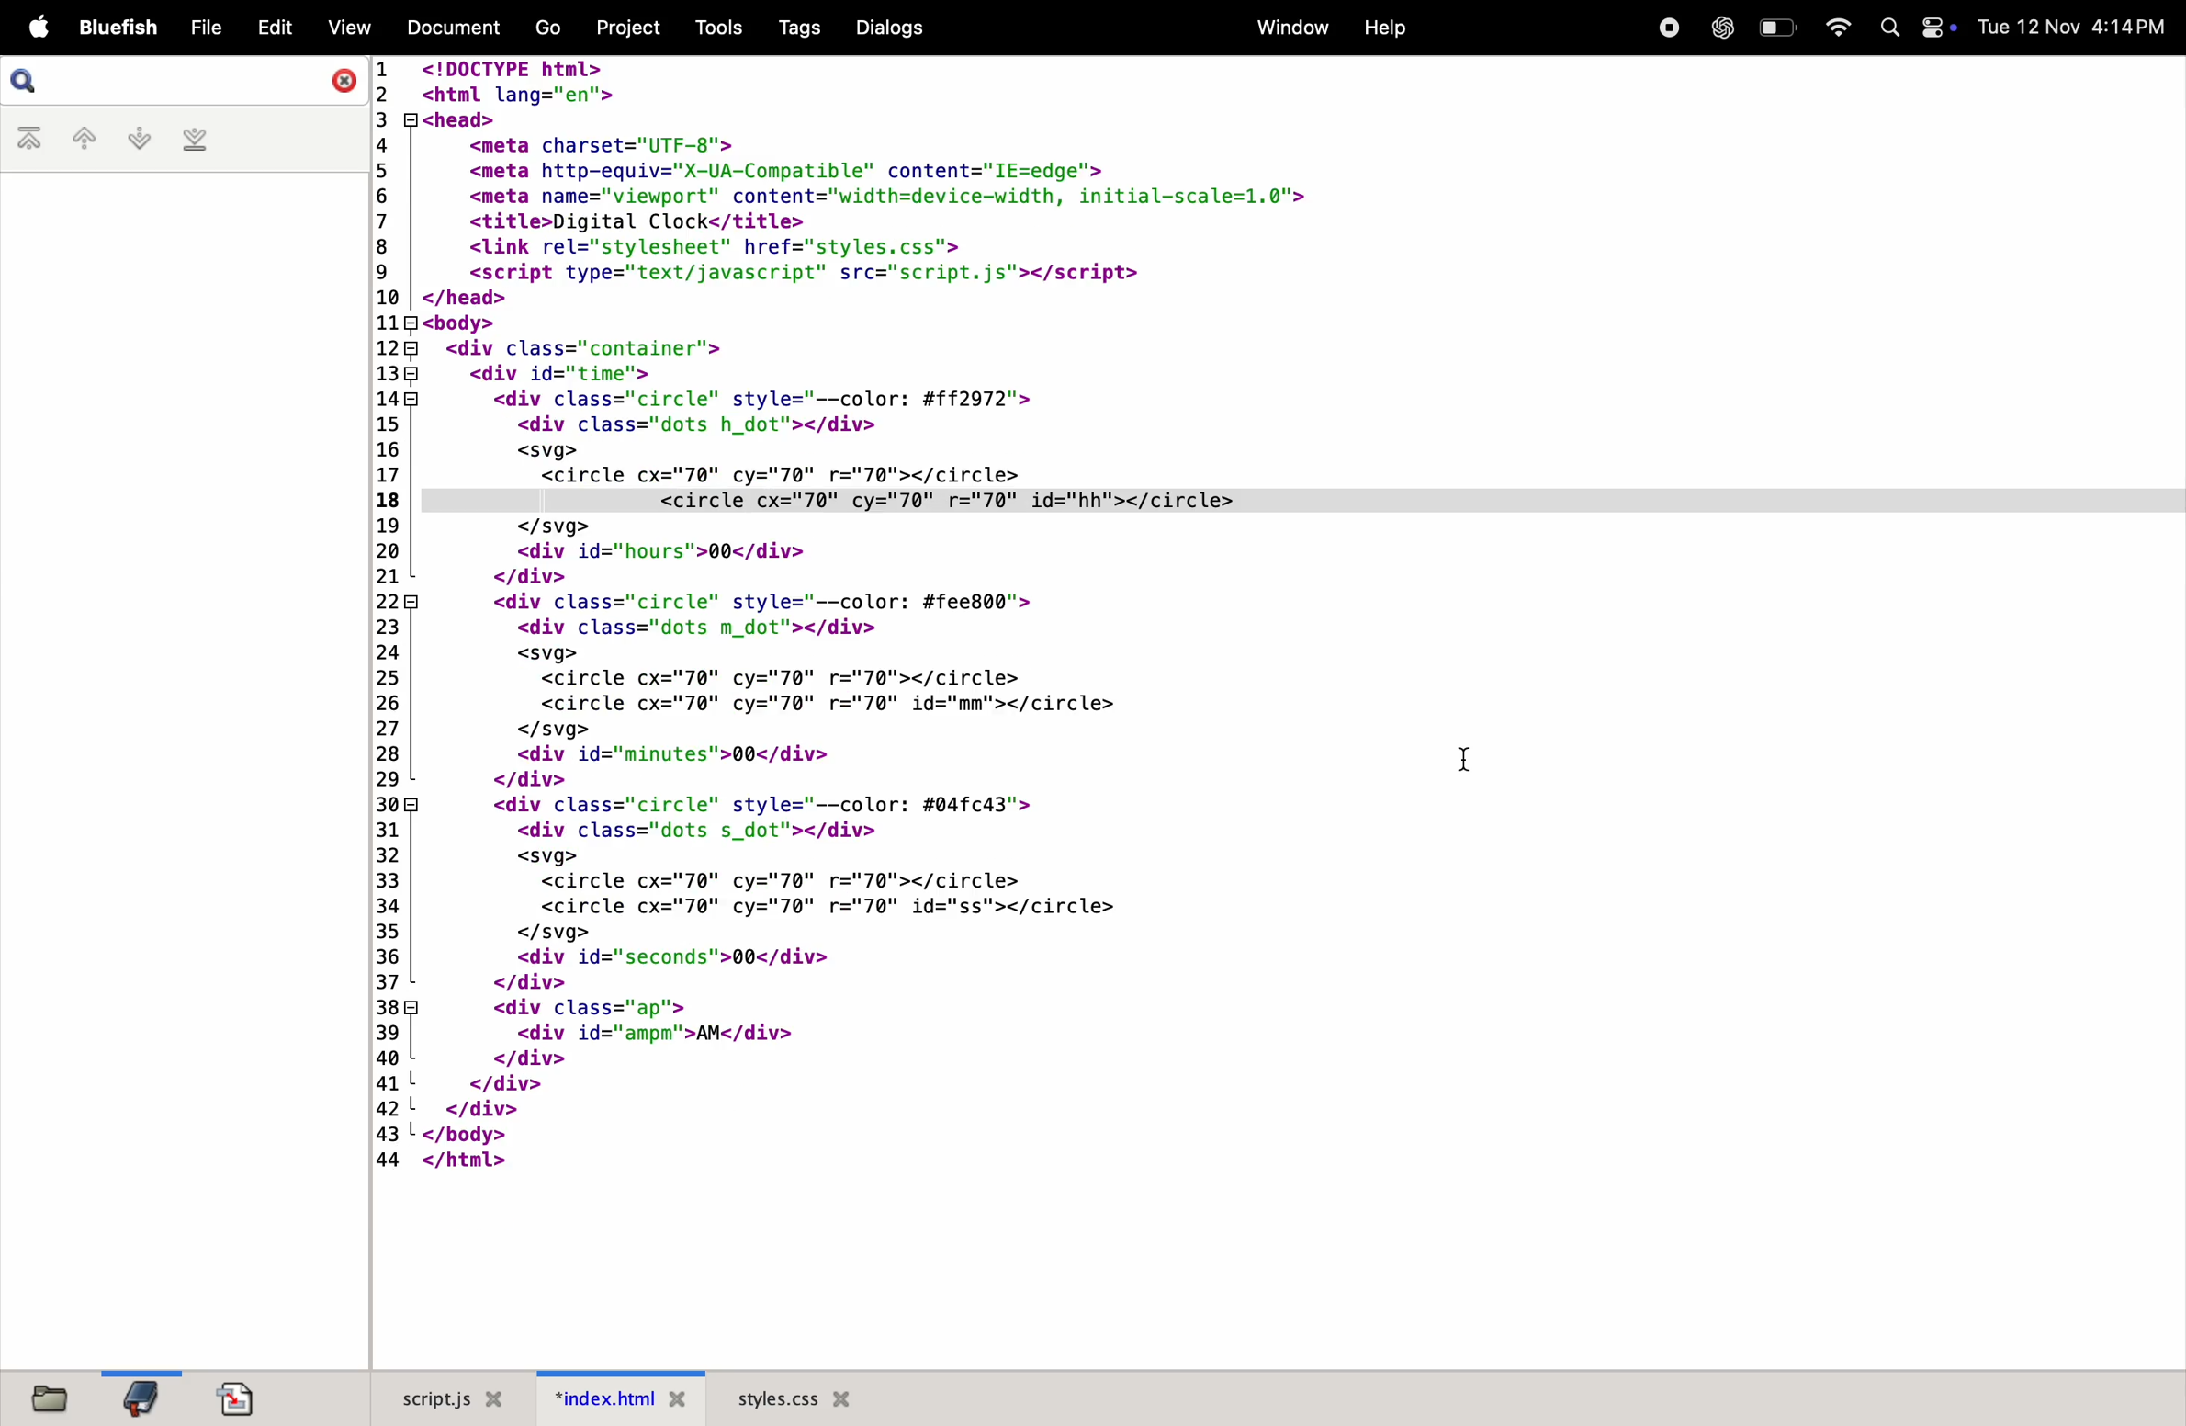 The height and width of the screenshot is (1426, 2186). Describe the element at coordinates (384, 616) in the screenshot. I see `line number` at that location.